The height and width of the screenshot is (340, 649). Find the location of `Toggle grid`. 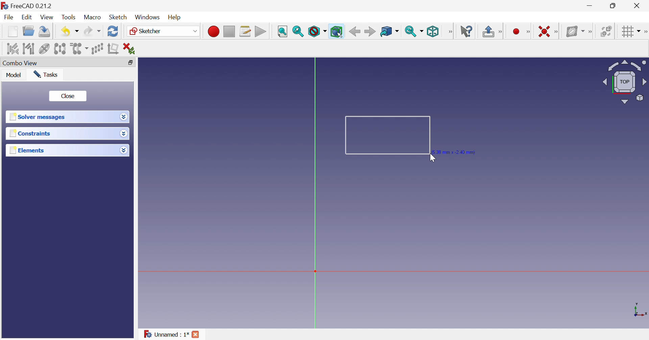

Toggle grid is located at coordinates (631, 31).